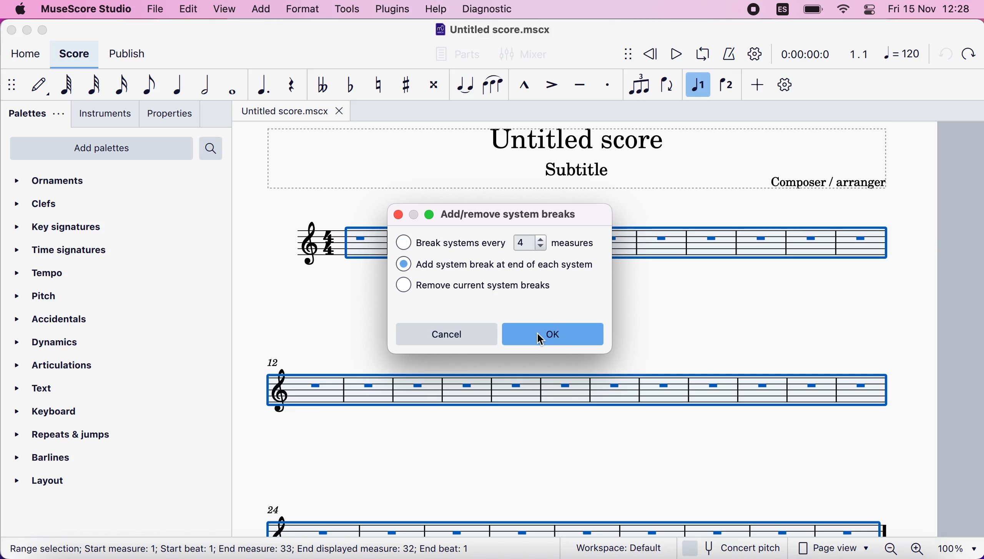 This screenshot has width=984, height=559. Describe the element at coordinates (154, 8) in the screenshot. I see `file` at that location.